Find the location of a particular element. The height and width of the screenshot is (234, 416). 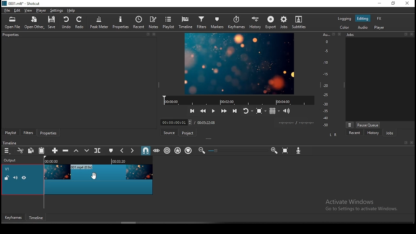

save is located at coordinates (53, 23).